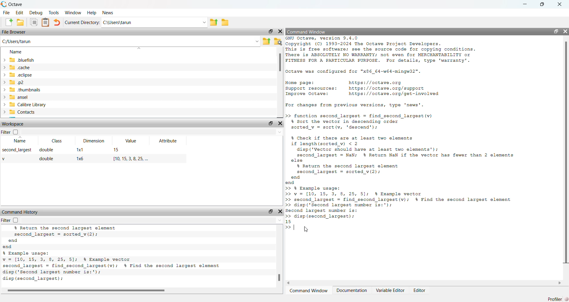 Image resolution: width=569 pixels, height=302 pixels. I want to click on documentation, so click(351, 291).